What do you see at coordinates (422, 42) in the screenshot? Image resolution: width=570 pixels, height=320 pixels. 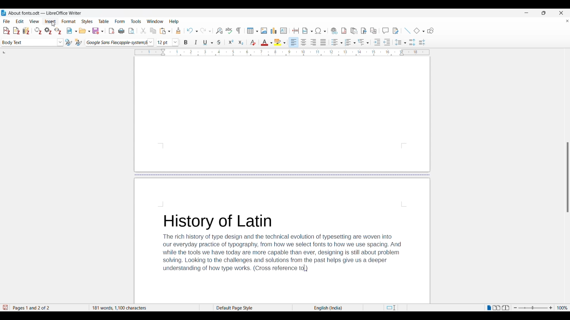 I see `Decrease paragraph spacing` at bounding box center [422, 42].